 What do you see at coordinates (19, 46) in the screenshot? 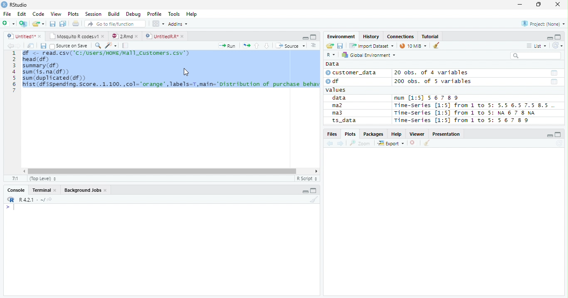
I see `Next` at bounding box center [19, 46].